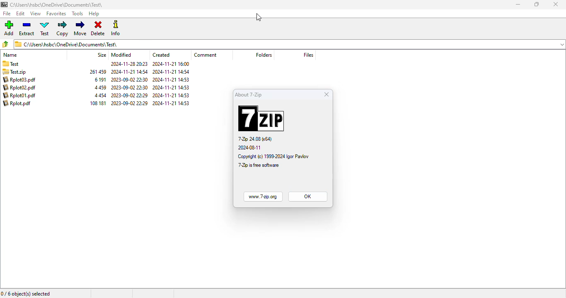  What do you see at coordinates (173, 103) in the screenshot?
I see `2024-11-21 14:53` at bounding box center [173, 103].